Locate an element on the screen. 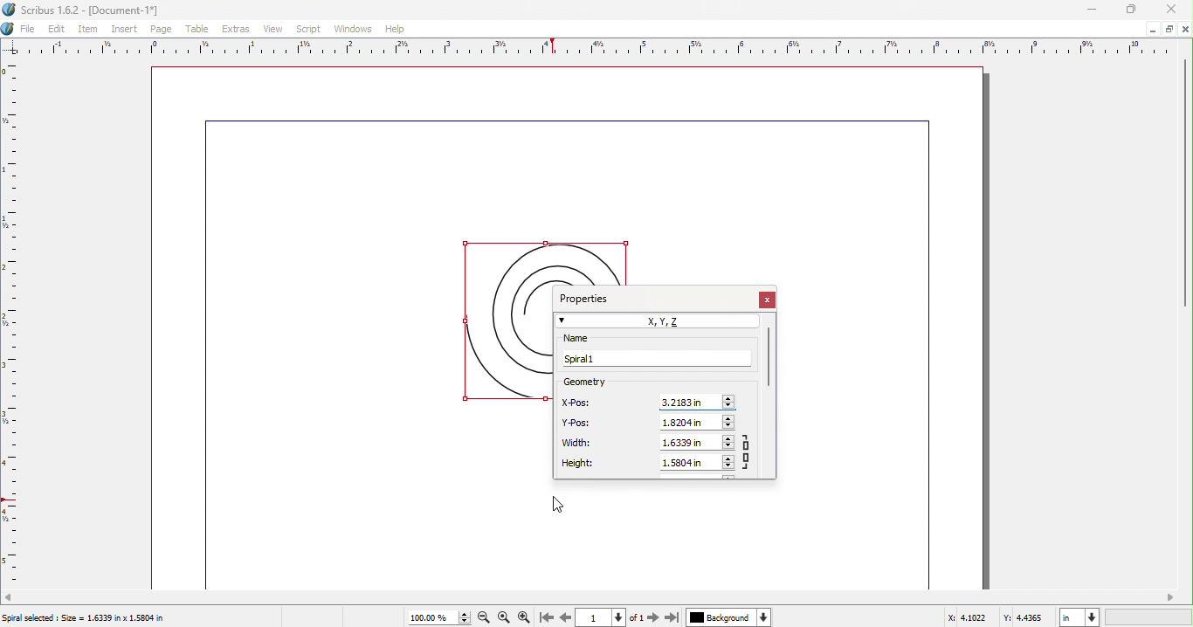 The image size is (1193, 627). increase width is located at coordinates (728, 438).